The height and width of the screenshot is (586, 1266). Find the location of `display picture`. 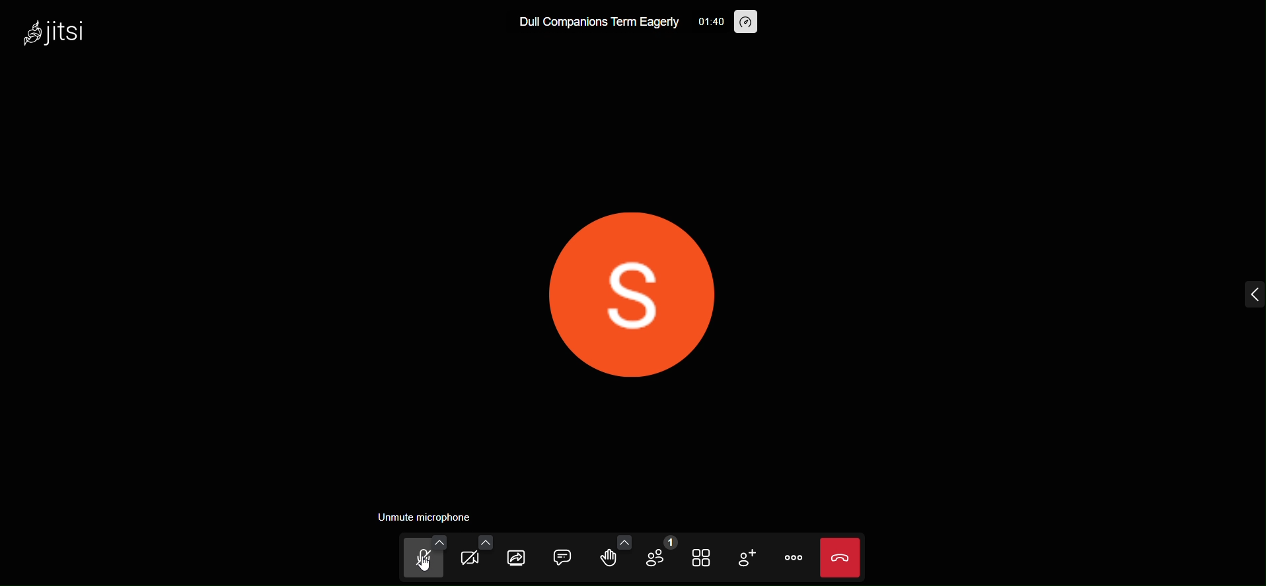

display picture is located at coordinates (638, 295).